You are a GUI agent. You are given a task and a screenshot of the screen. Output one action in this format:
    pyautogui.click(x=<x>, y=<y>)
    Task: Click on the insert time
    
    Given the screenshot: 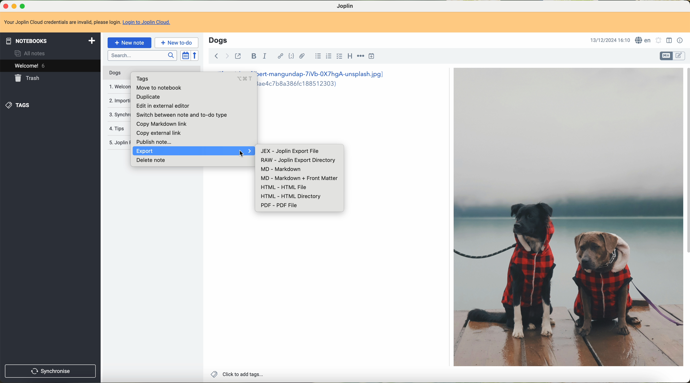 What is the action you would take?
    pyautogui.click(x=372, y=57)
    